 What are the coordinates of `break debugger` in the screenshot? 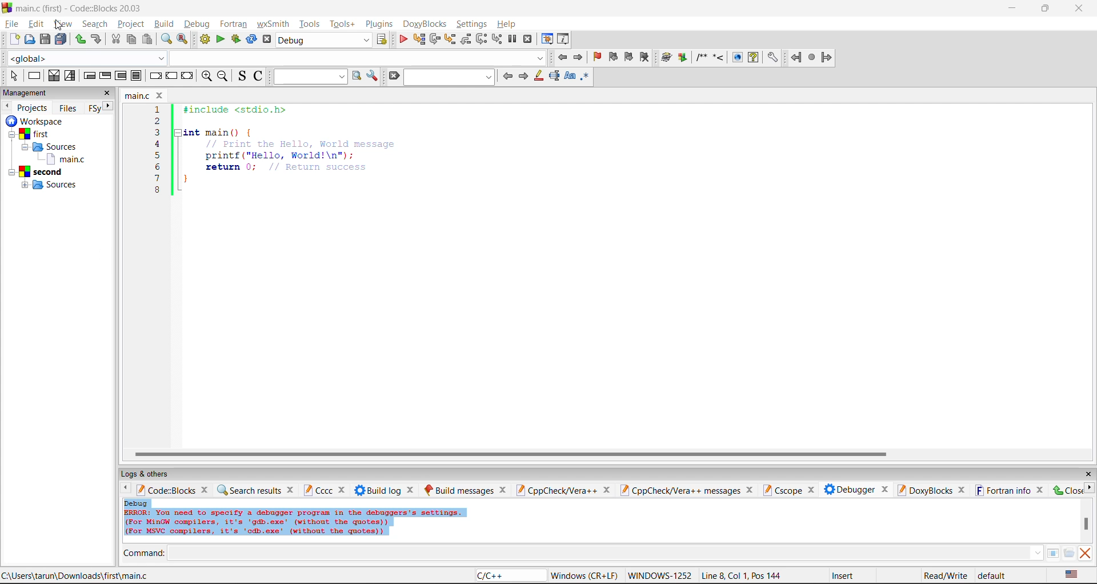 It's located at (513, 39).